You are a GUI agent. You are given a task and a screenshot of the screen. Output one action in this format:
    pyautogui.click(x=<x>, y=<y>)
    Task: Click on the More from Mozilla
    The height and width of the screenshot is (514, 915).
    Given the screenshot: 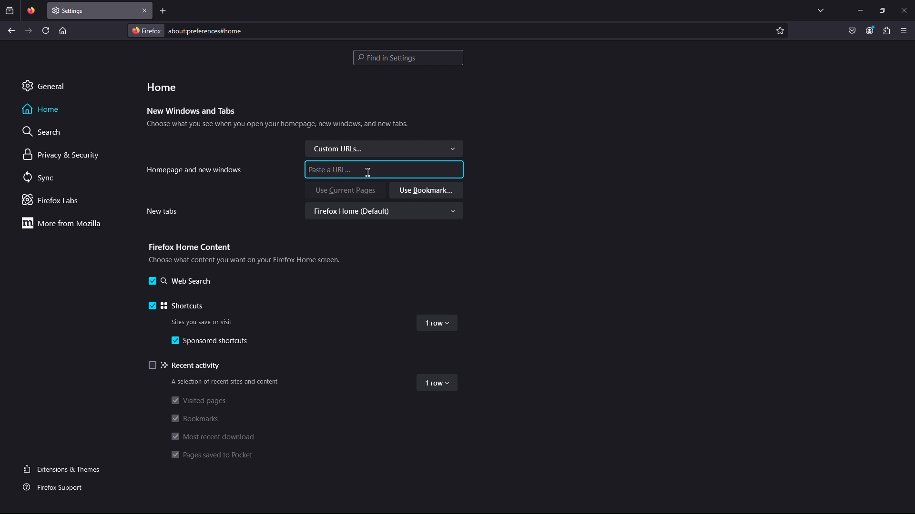 What is the action you would take?
    pyautogui.click(x=61, y=223)
    